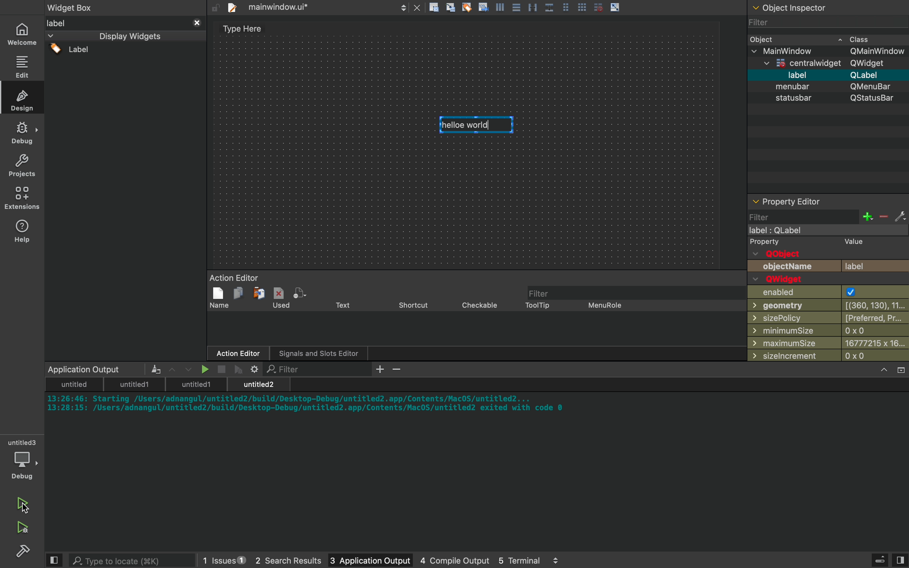 The width and height of the screenshot is (909, 568). I want to click on , so click(823, 64).